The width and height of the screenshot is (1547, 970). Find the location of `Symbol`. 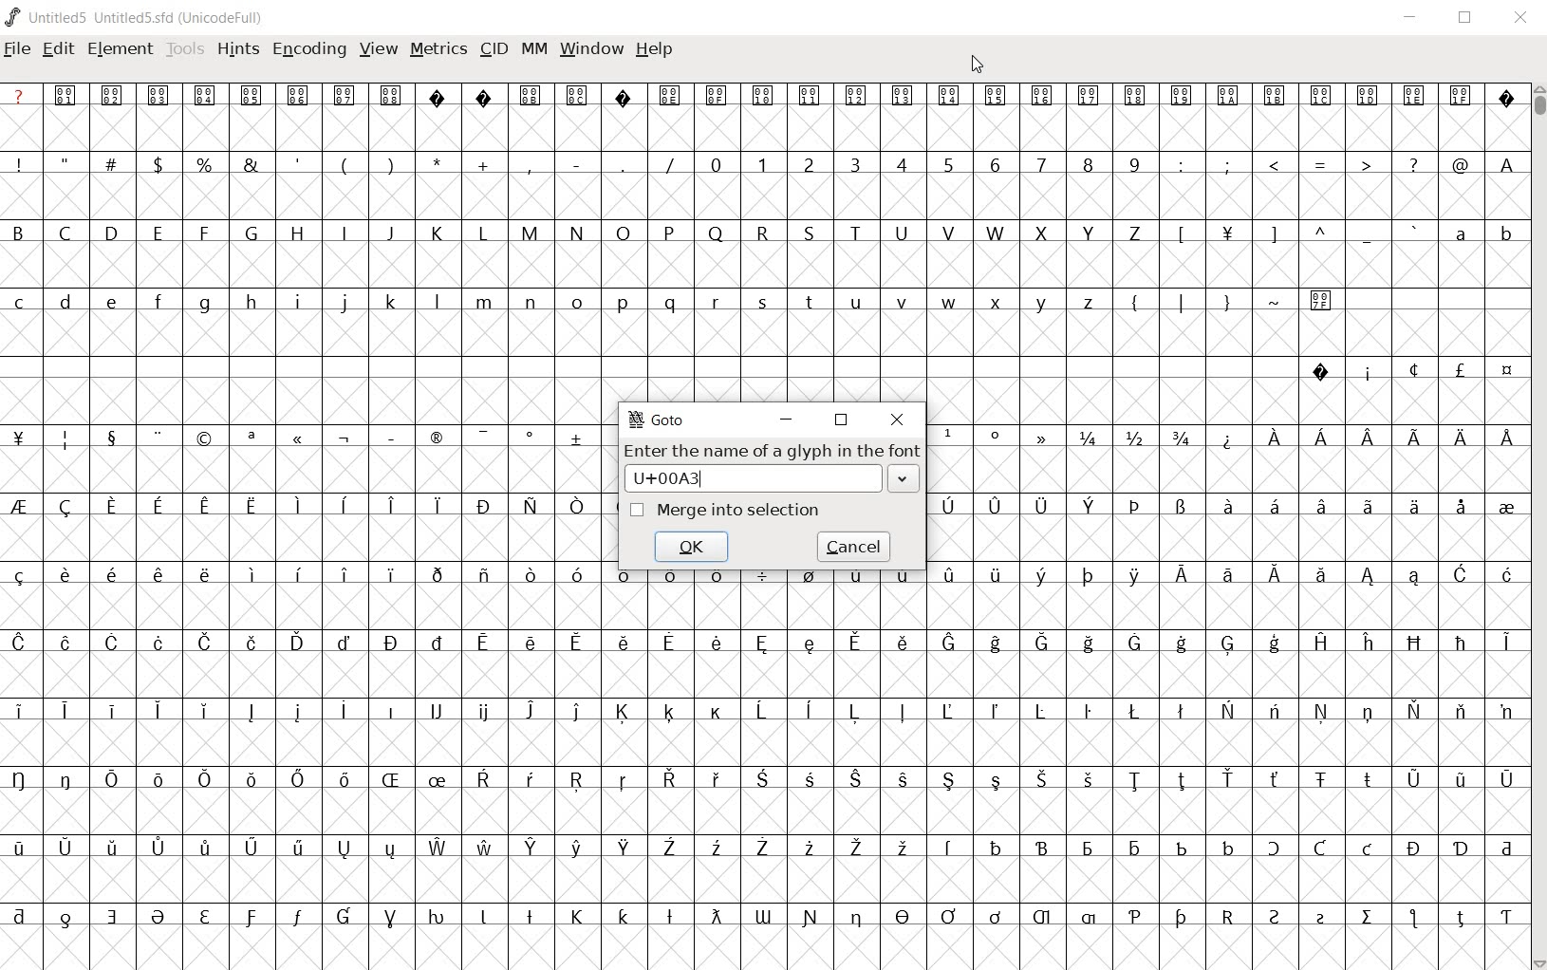

Symbol is located at coordinates (156, 574).